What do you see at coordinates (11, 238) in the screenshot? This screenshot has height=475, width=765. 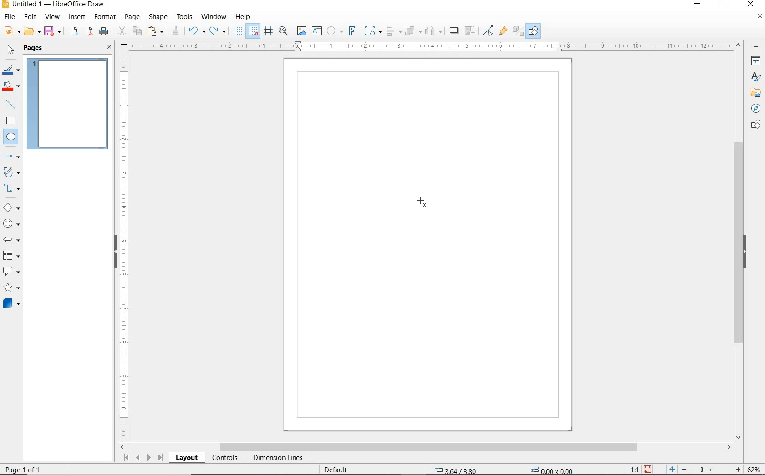 I see `BLOCK ARROWS` at bounding box center [11, 238].